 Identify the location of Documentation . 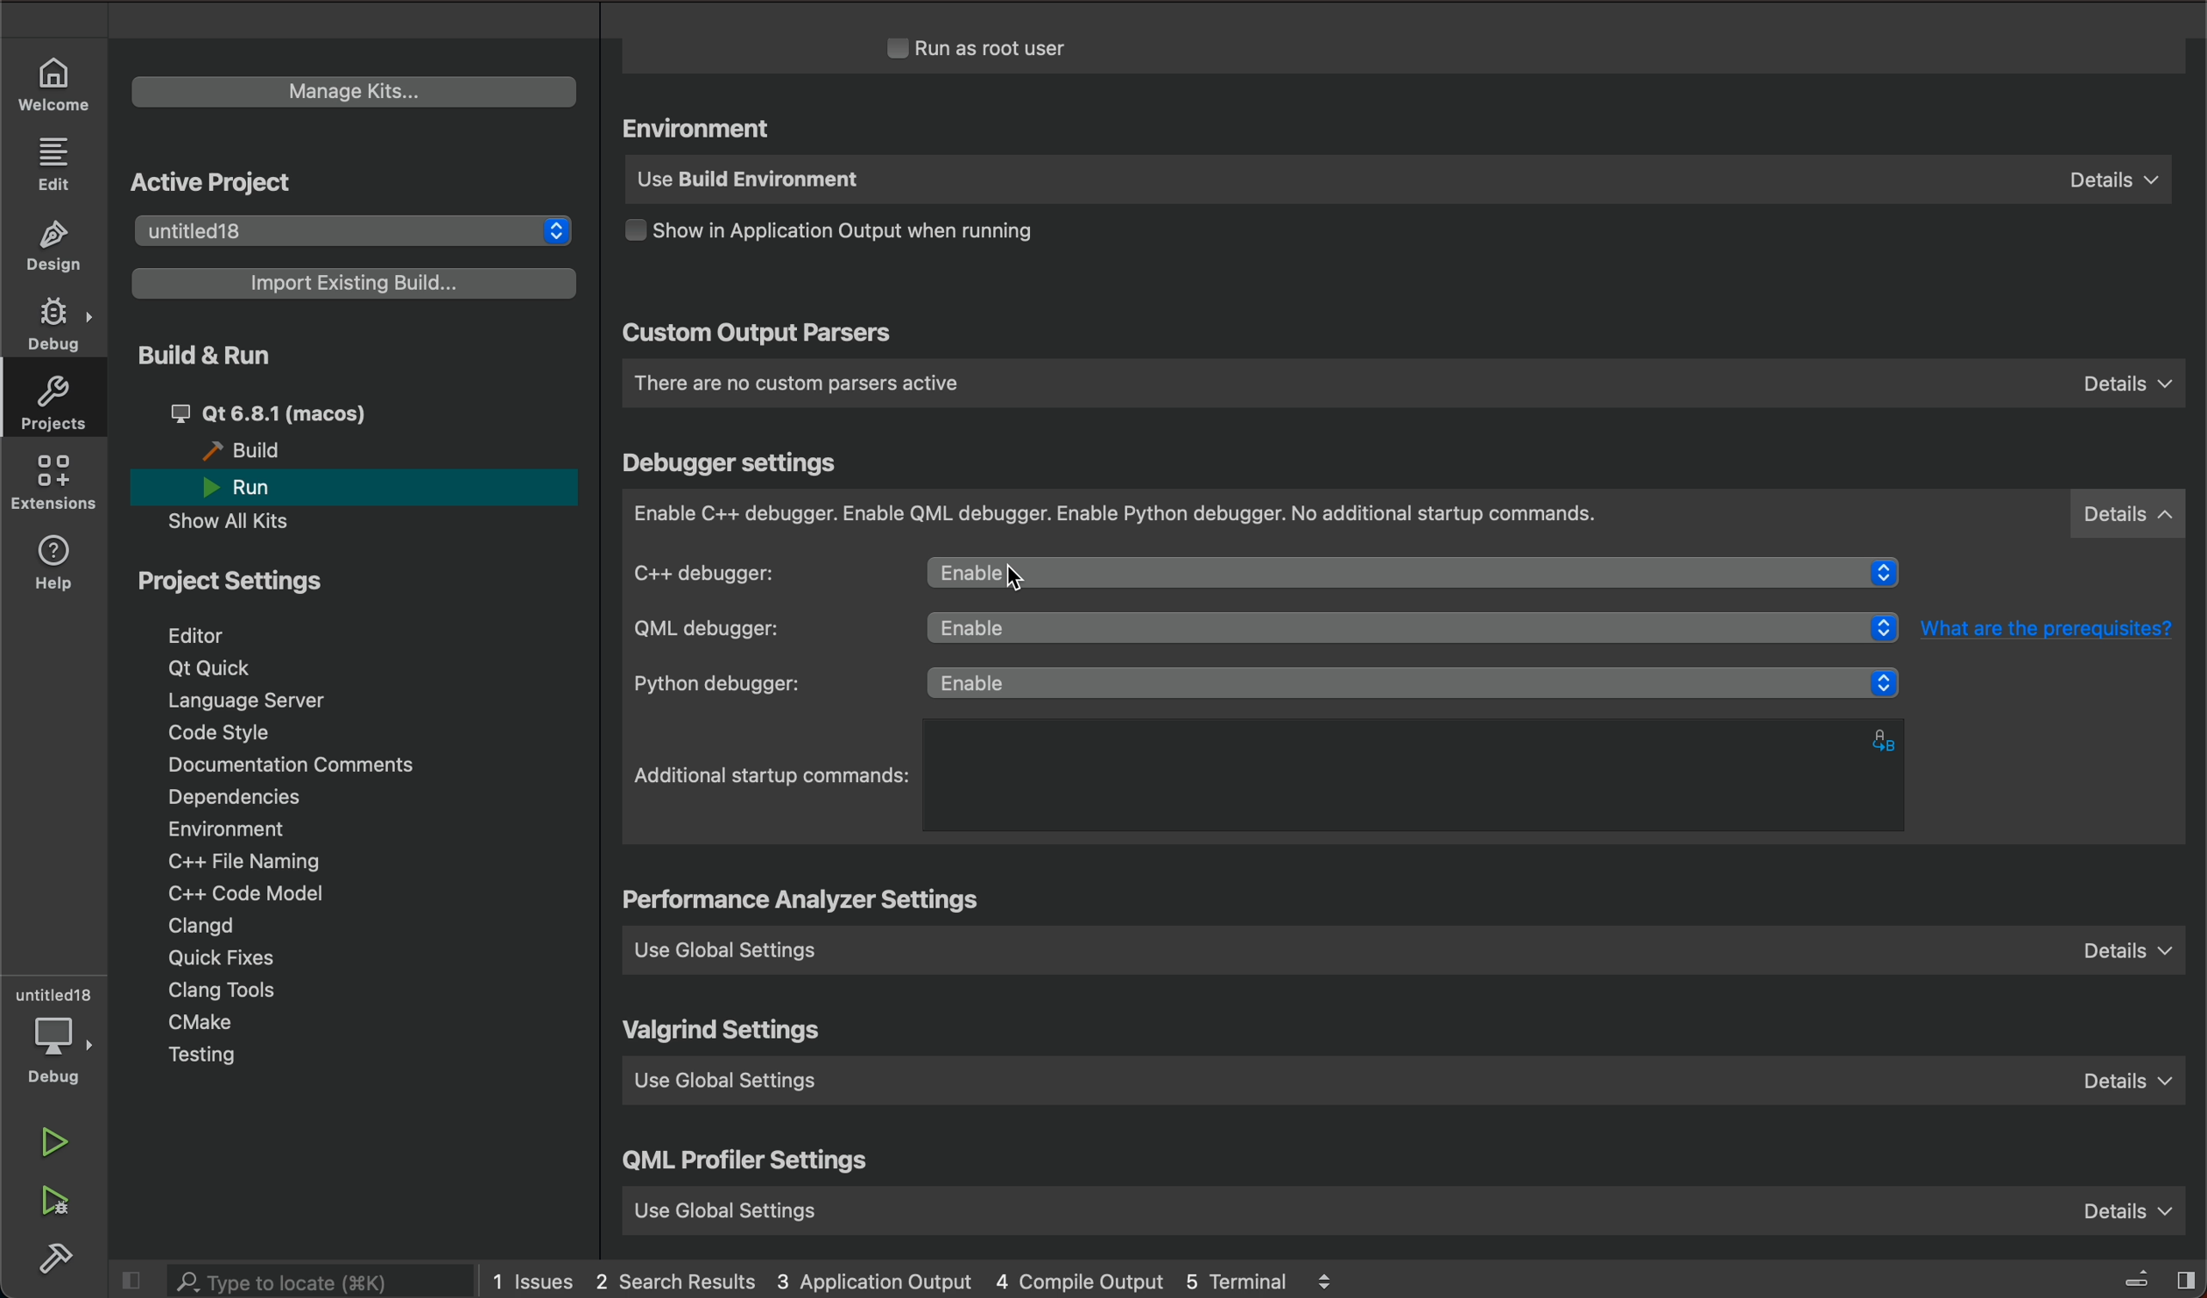
(312, 766).